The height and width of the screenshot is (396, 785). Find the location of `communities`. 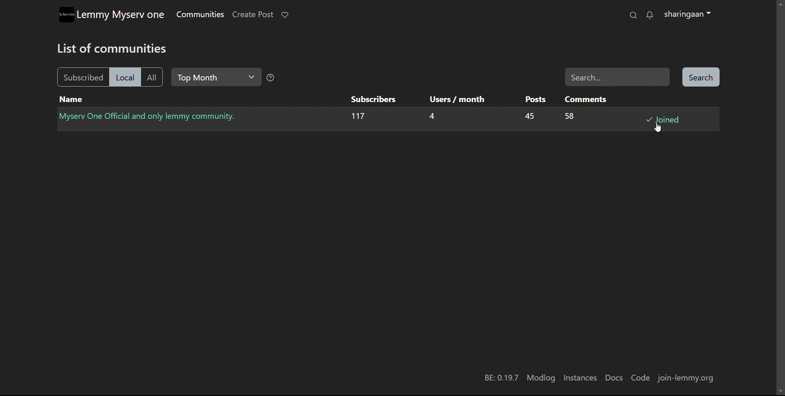

communities is located at coordinates (200, 14).